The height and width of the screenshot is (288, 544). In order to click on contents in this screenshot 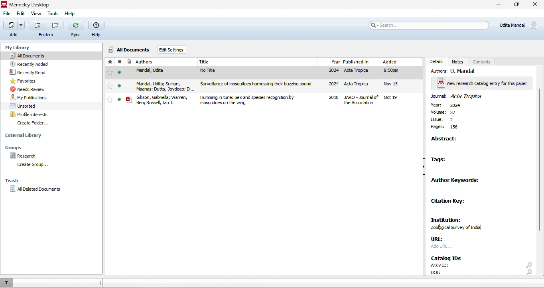, I will do `click(482, 61)`.